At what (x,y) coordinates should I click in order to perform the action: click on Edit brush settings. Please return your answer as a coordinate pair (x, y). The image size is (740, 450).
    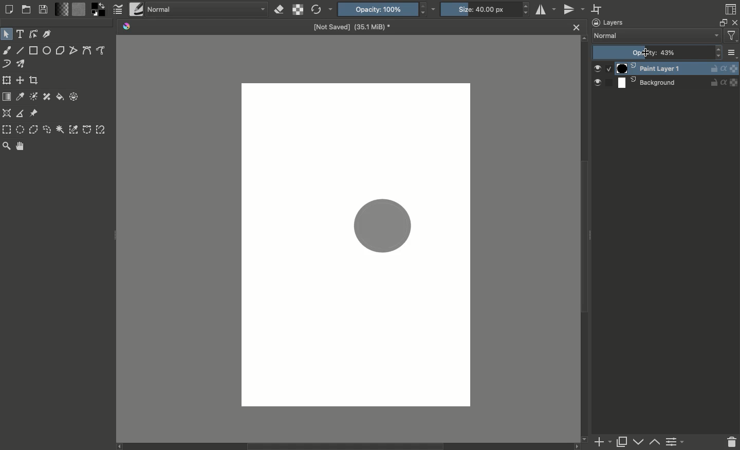
    Looking at the image, I should click on (118, 9).